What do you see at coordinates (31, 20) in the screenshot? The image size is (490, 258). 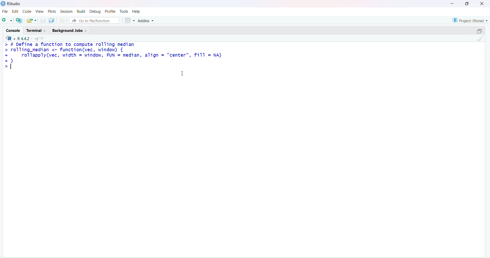 I see `share folder as` at bounding box center [31, 20].